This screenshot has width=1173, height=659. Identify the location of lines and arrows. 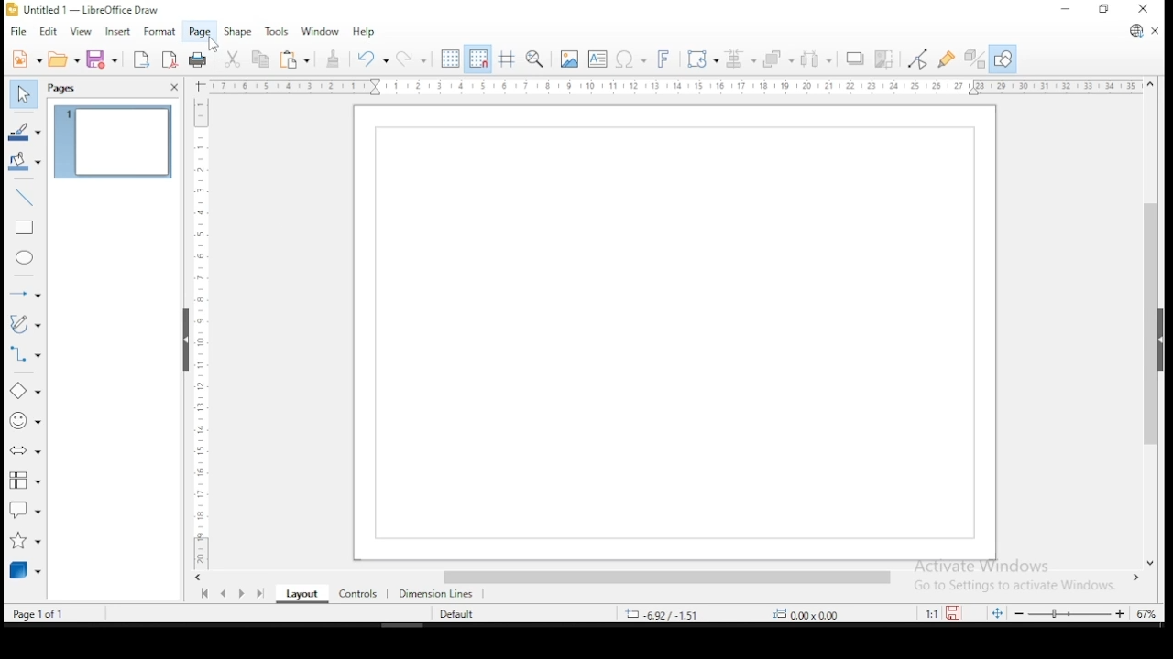
(25, 291).